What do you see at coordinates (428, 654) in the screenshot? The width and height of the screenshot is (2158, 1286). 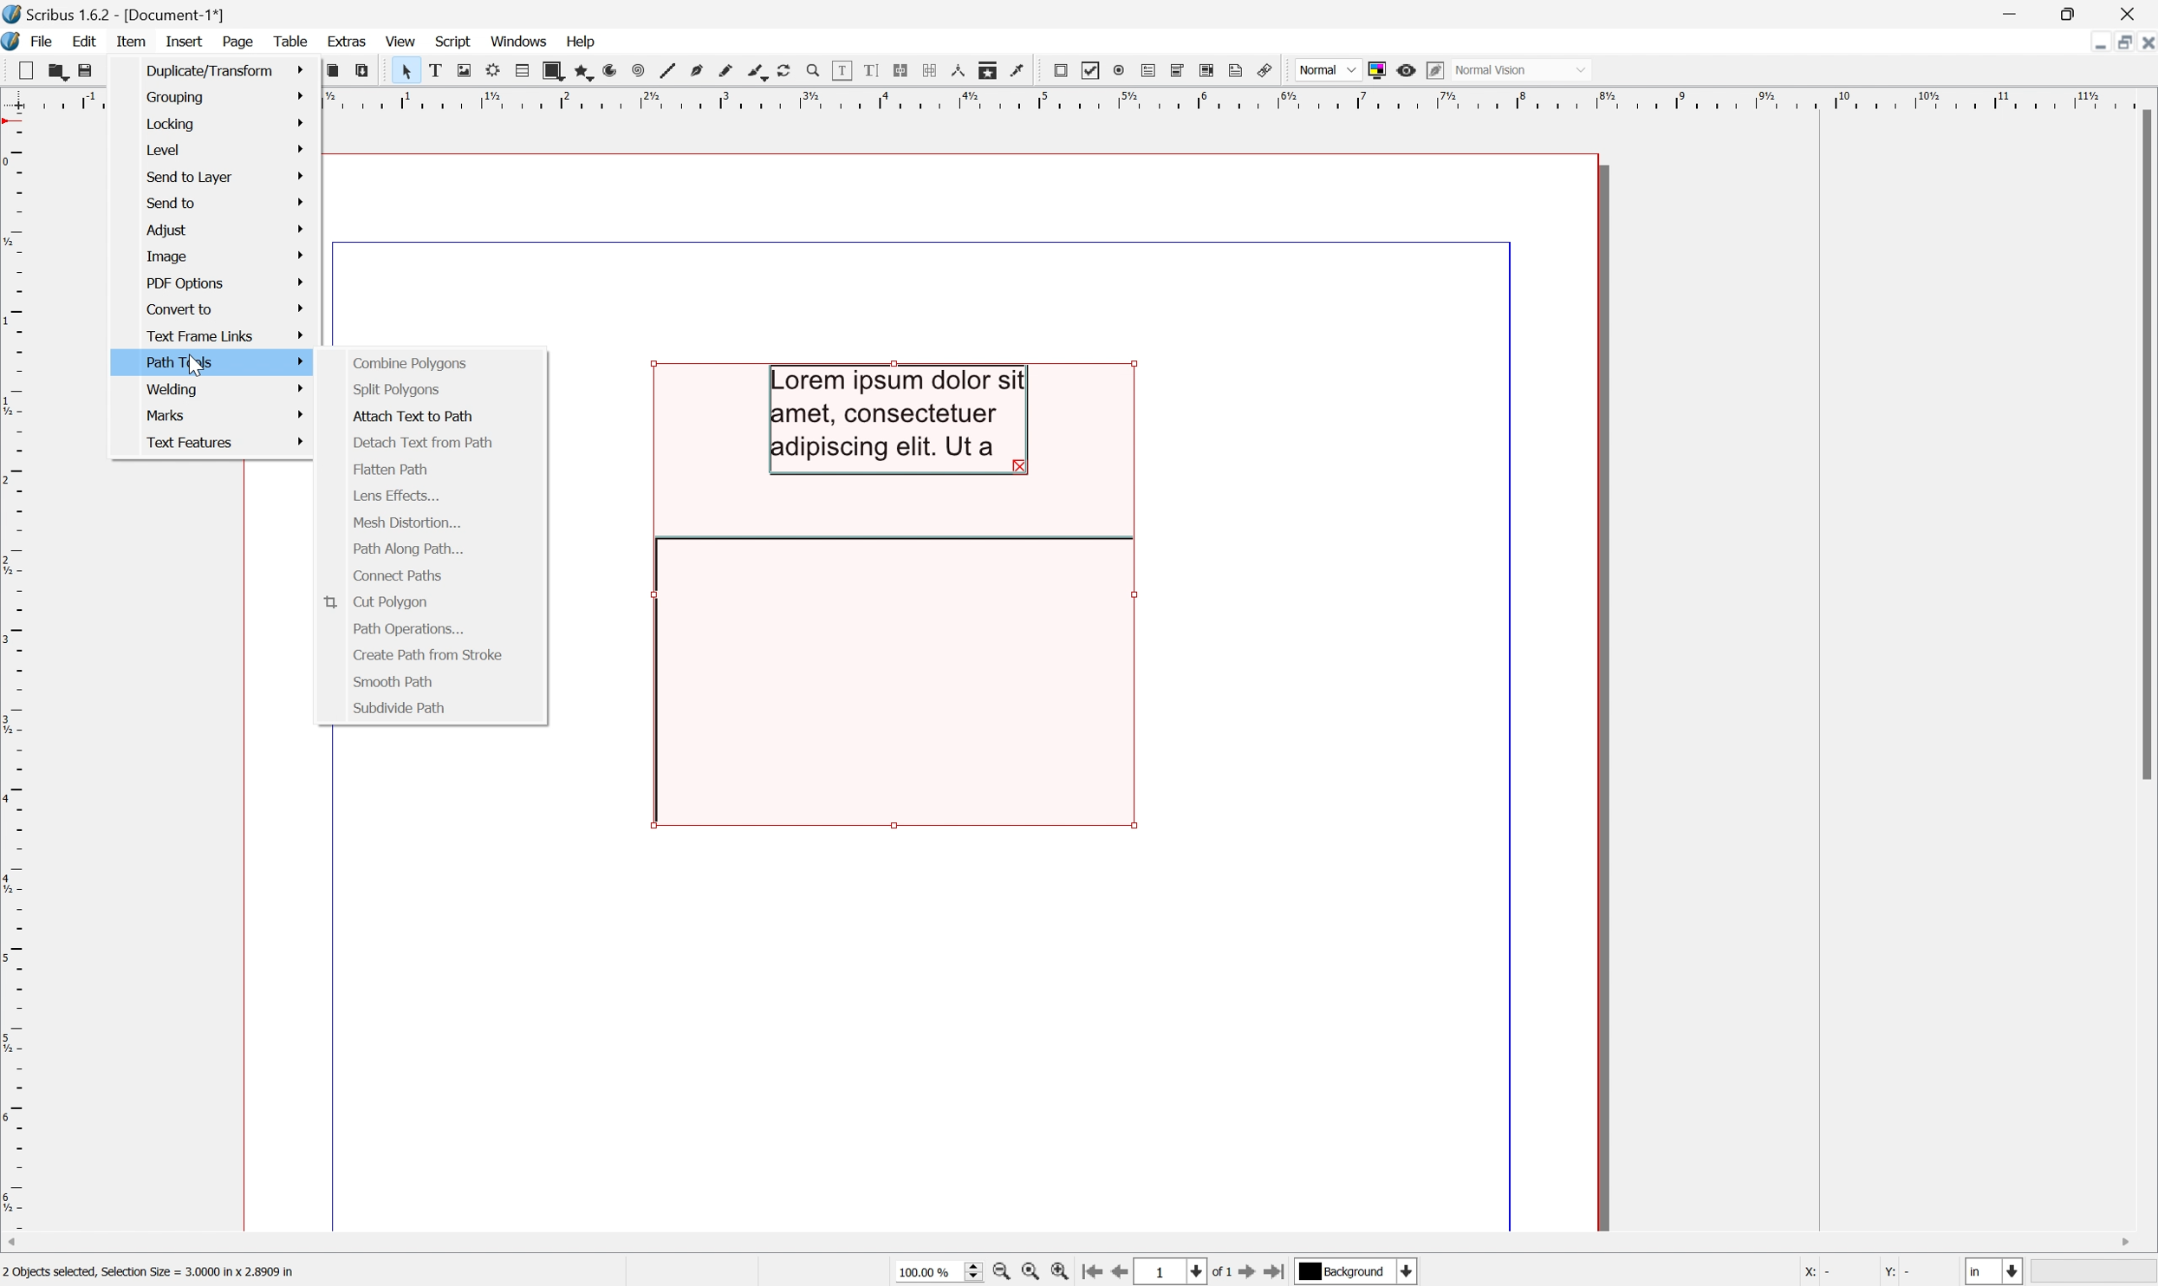 I see `Create path from stroke` at bounding box center [428, 654].